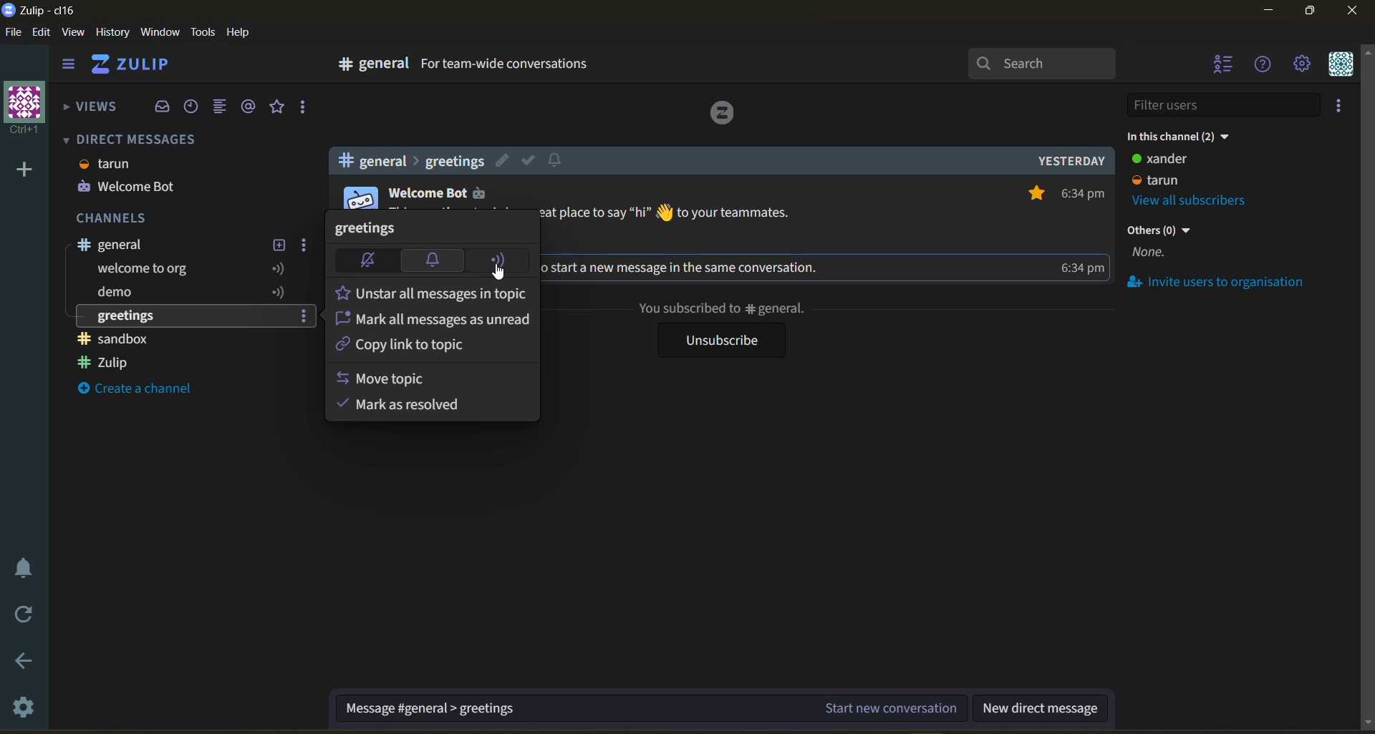 Image resolution: width=1375 pixels, height=734 pixels. I want to click on starred messages, so click(279, 107).